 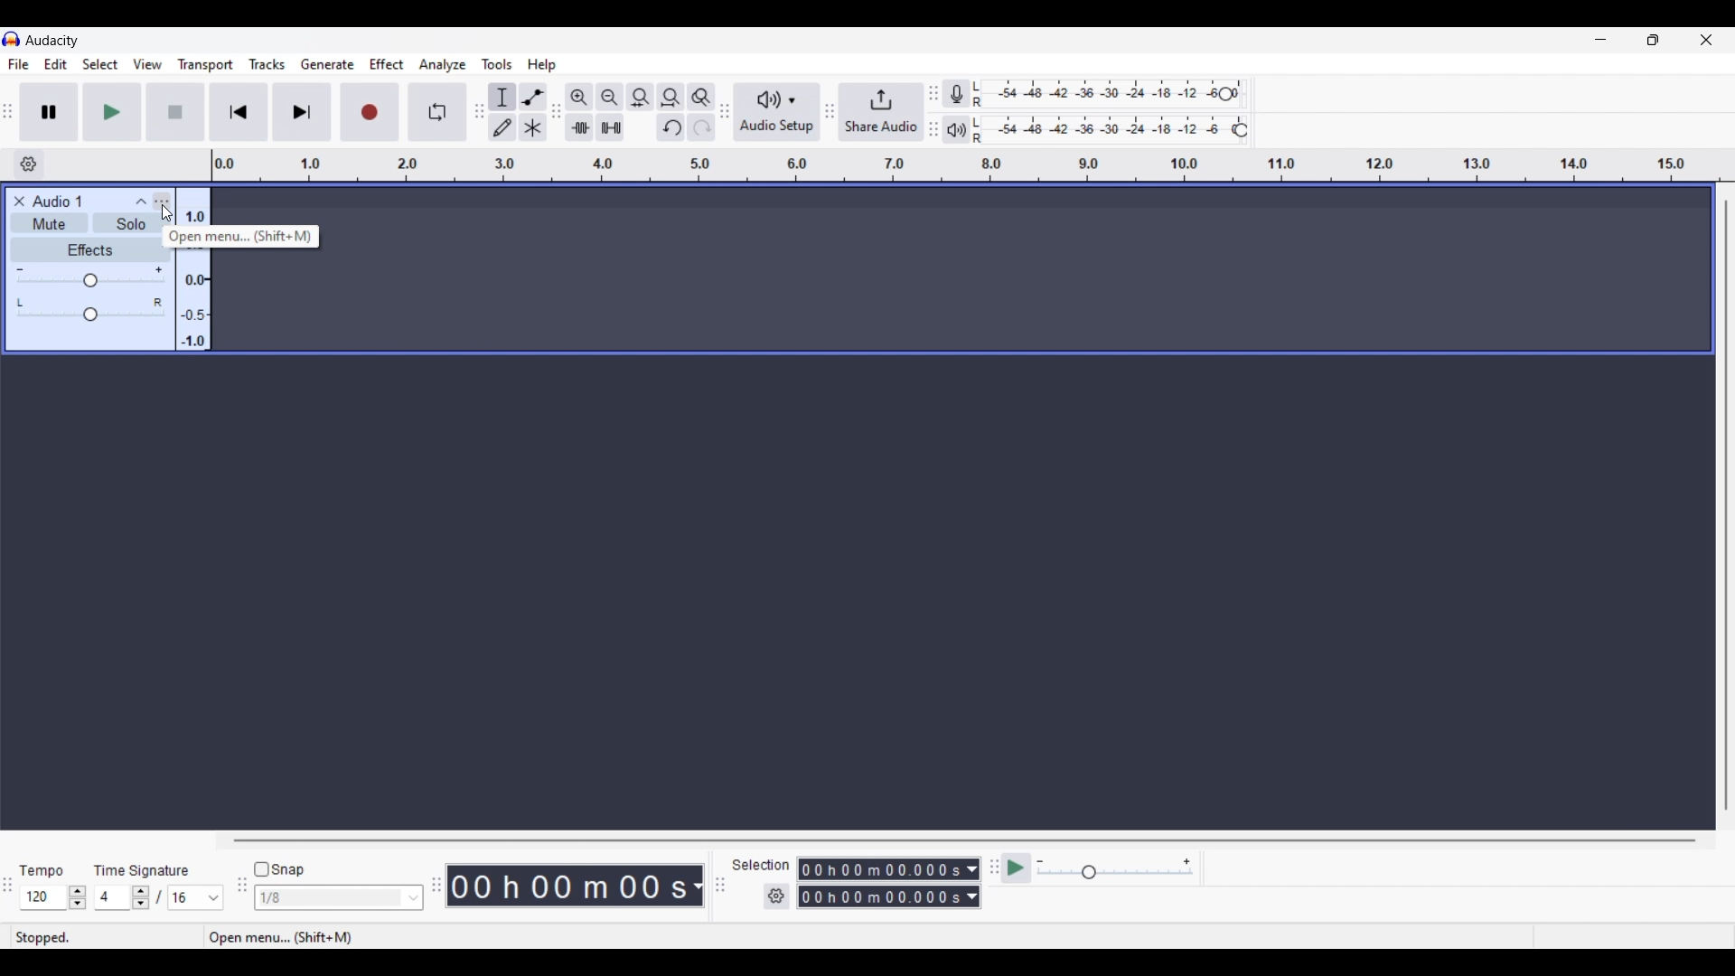 What do you see at coordinates (1023, 270) in the screenshot?
I see `Recording space for added audio track` at bounding box center [1023, 270].